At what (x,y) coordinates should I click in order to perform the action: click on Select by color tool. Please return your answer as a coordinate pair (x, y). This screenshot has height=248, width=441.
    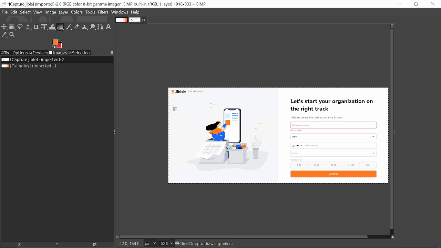
    Looking at the image, I should click on (29, 27).